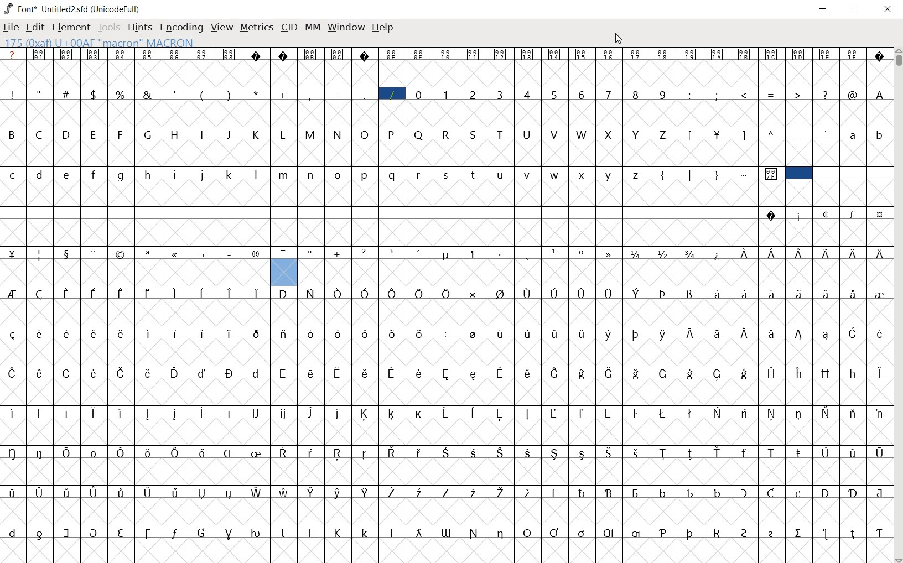  What do you see at coordinates (393, 493) in the screenshot?
I see `Symbol` at bounding box center [393, 493].